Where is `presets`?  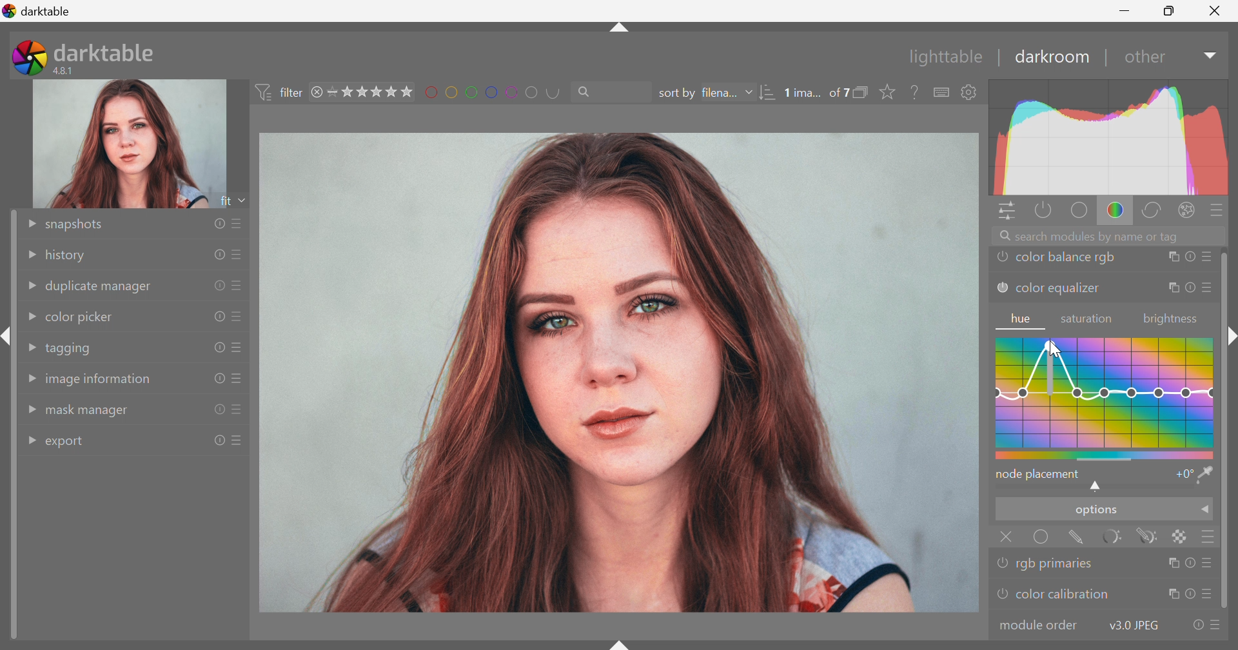 presets is located at coordinates (238, 379).